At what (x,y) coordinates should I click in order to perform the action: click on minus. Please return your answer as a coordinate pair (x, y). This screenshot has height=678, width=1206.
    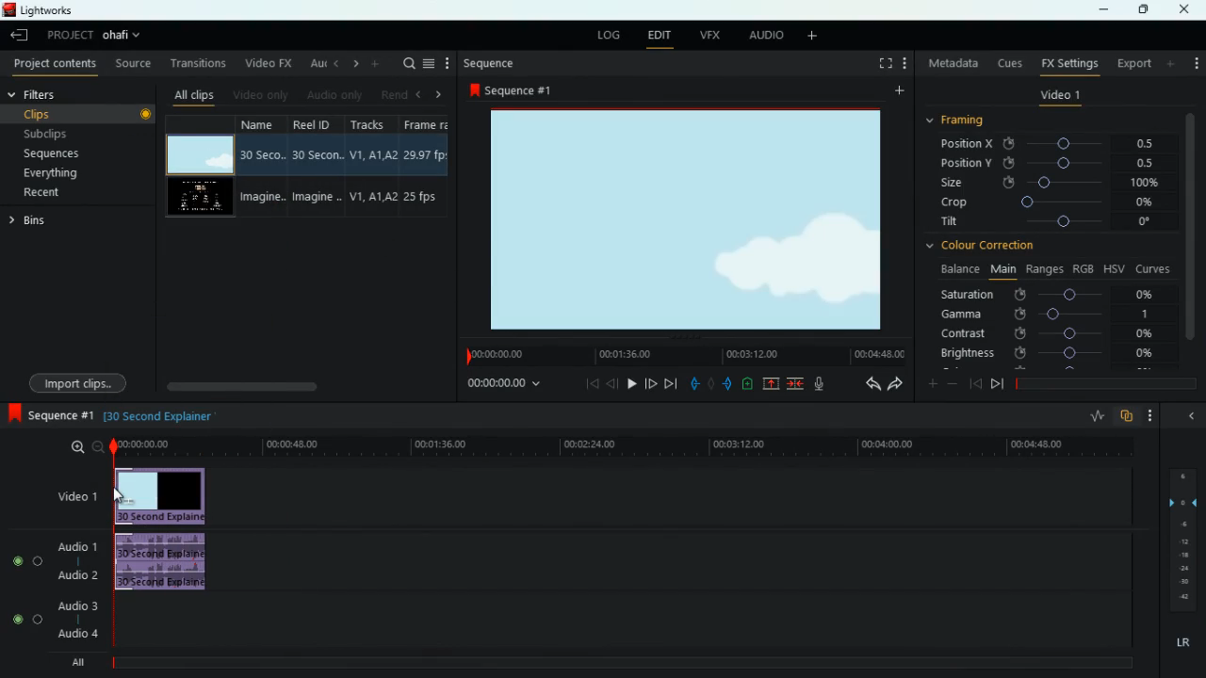
    Looking at the image, I should click on (953, 383).